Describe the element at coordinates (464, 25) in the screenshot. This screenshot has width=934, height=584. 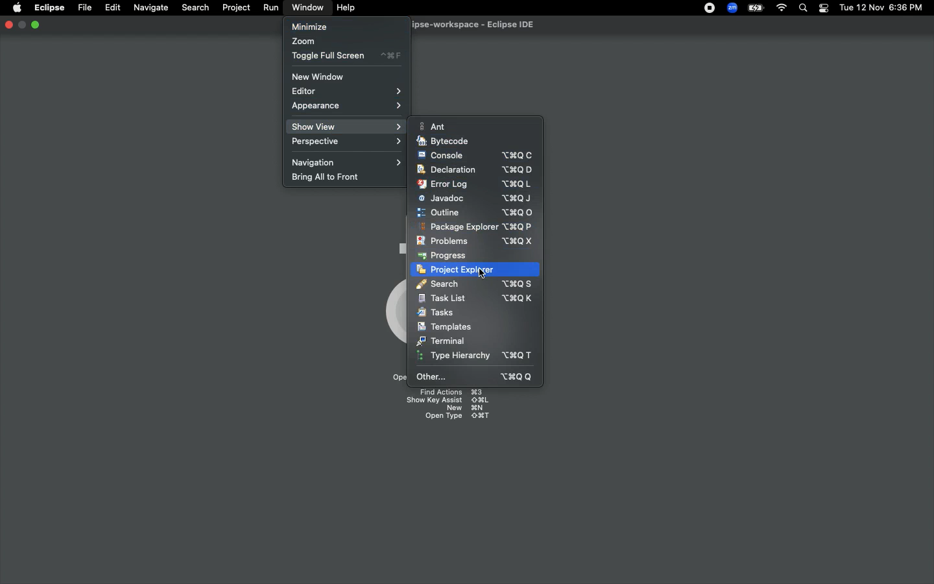
I see `Eclipse IDE` at that location.